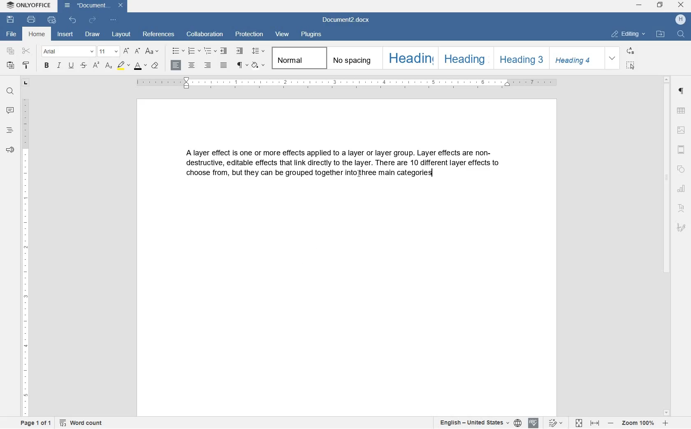 The image size is (691, 429). I want to click on increment font size, so click(127, 51).